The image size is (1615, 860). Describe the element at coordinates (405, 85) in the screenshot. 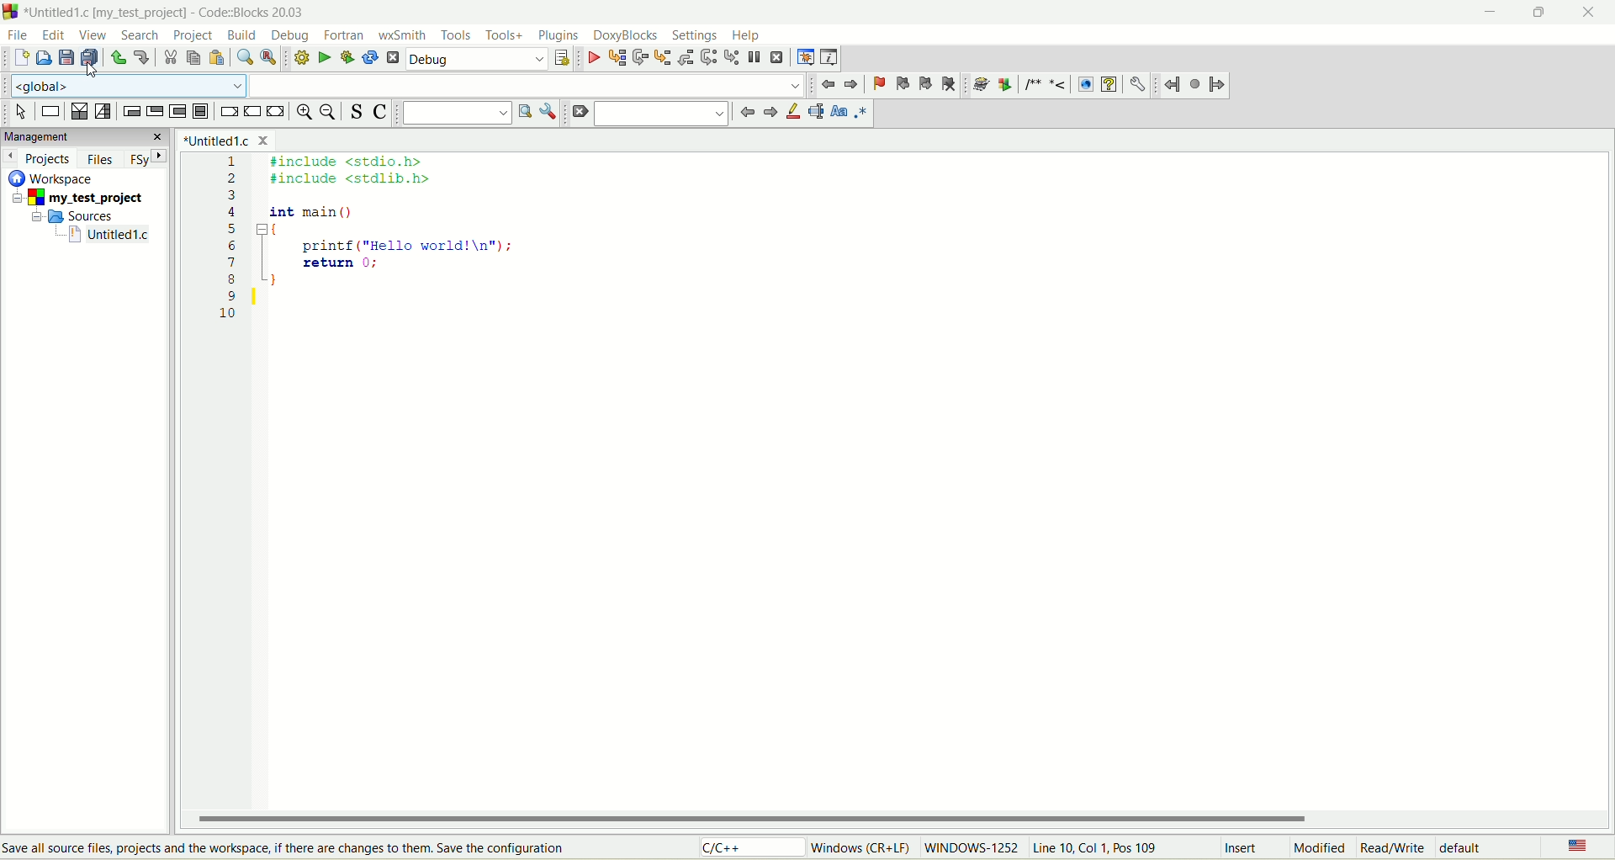

I see `Code completion compiler` at that location.